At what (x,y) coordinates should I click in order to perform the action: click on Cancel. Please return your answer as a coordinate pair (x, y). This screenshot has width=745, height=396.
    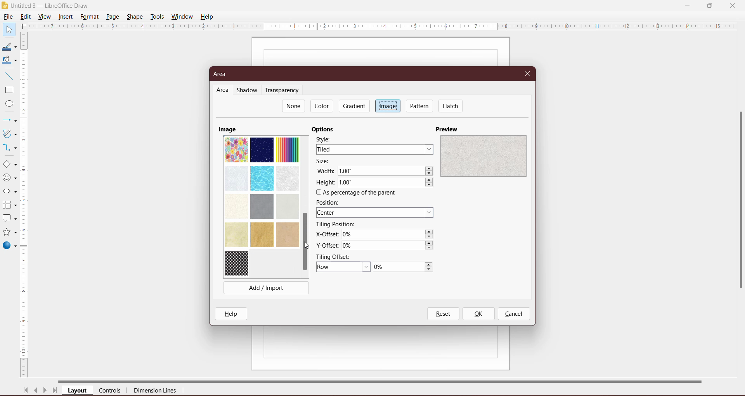
    Looking at the image, I should click on (514, 314).